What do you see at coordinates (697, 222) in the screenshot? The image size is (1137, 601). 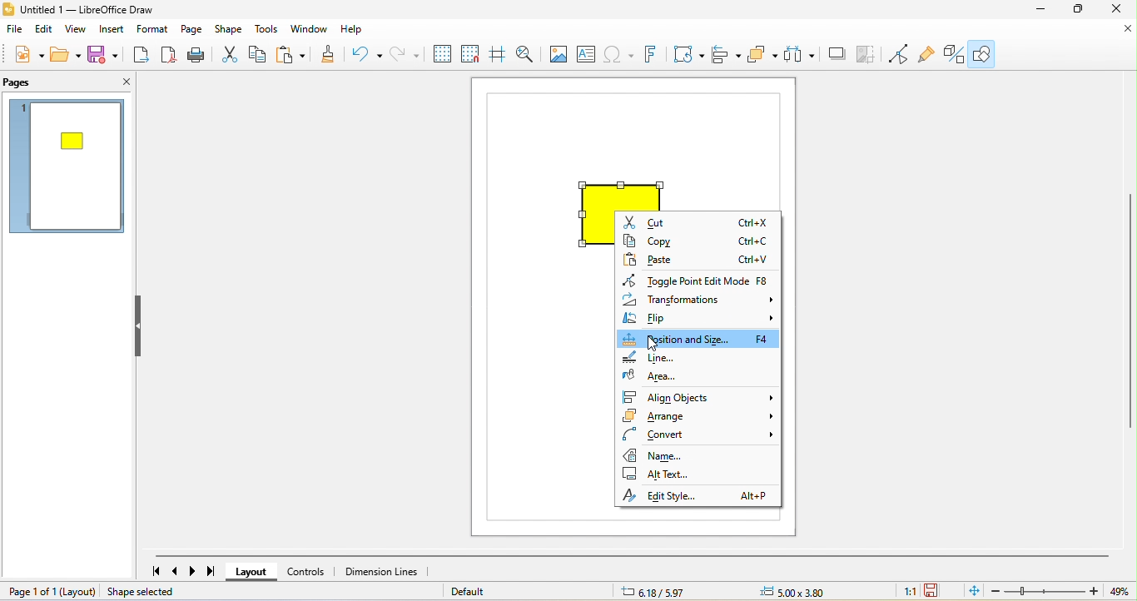 I see `cut` at bounding box center [697, 222].